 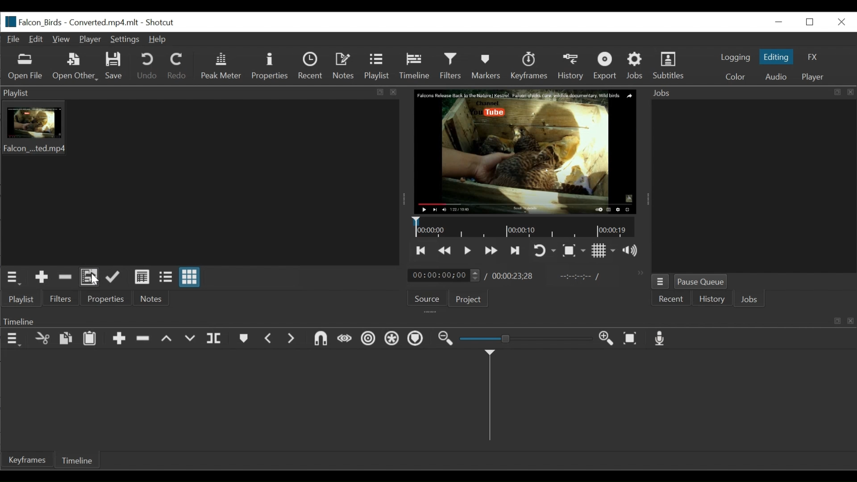 What do you see at coordinates (736, 76) in the screenshot?
I see `Colr` at bounding box center [736, 76].